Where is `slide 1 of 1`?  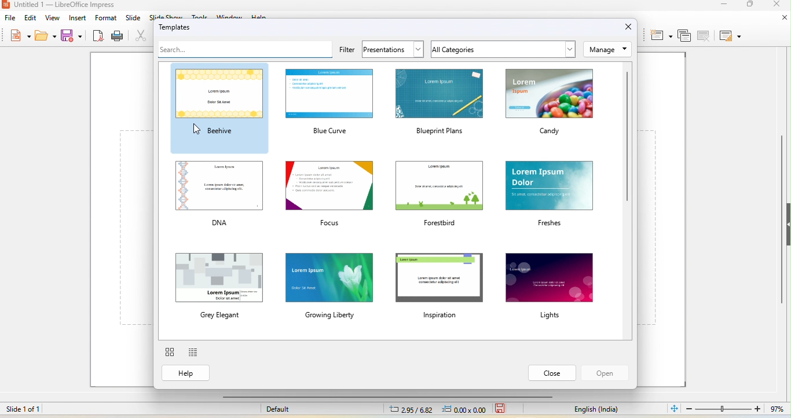 slide 1 of 1 is located at coordinates (52, 411).